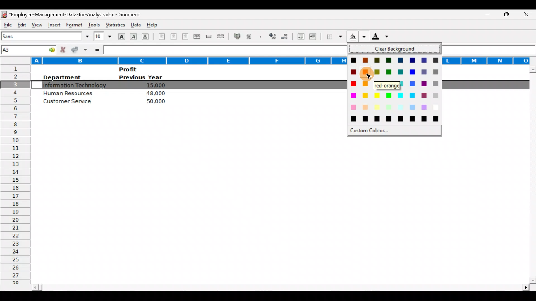 Image resolution: width=536 pixels, height=301 pixels. What do you see at coordinates (138, 69) in the screenshot?
I see `Profit` at bounding box center [138, 69].